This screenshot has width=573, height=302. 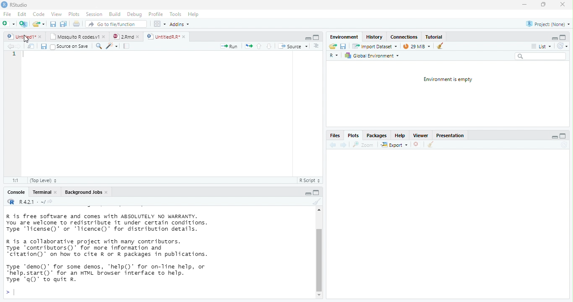 I want to click on Import Dataset, so click(x=375, y=46).